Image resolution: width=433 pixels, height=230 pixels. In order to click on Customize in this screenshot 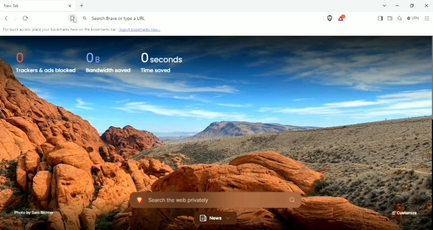, I will do `click(404, 213)`.